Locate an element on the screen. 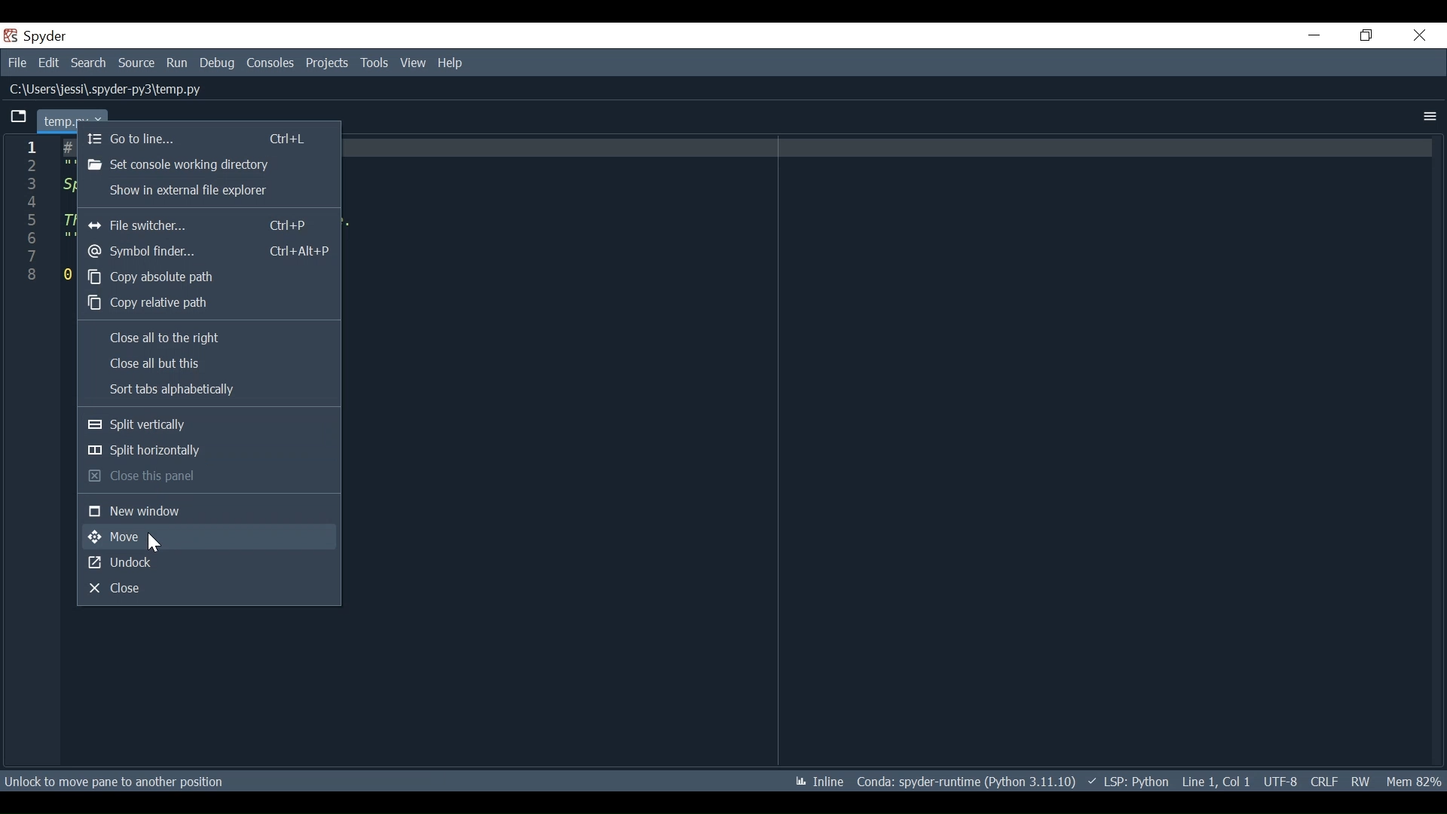 The image size is (1447, 814). Conda: spyder-runtime (Python 3.11.10) is located at coordinates (968, 784).